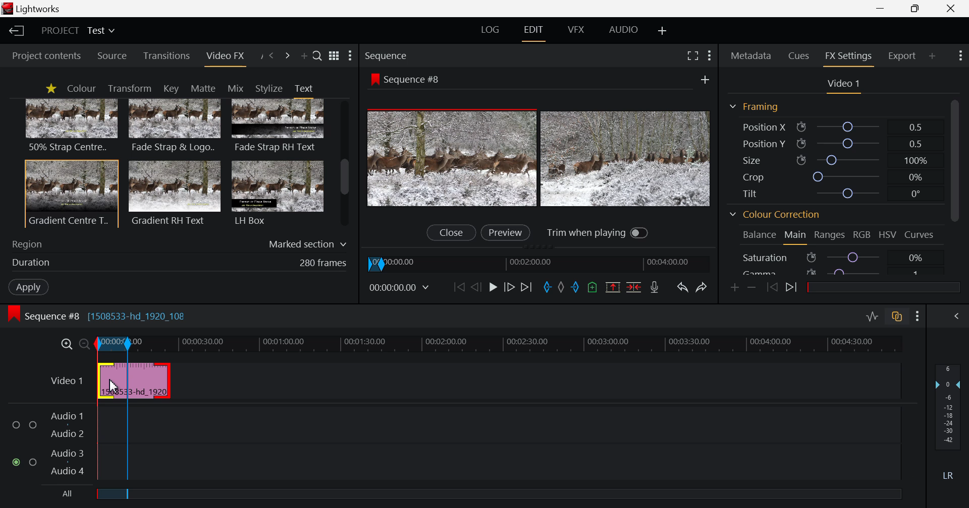  I want to click on Position Y, so click(835, 144).